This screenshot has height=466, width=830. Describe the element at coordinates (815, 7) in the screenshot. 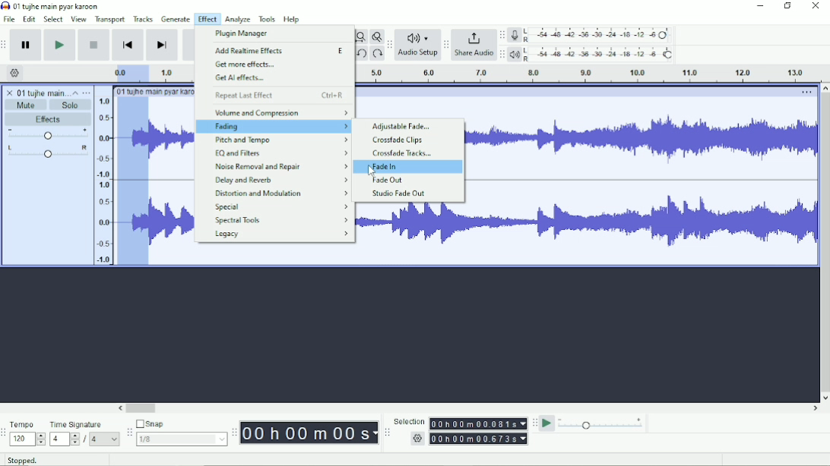

I see `Close` at that location.